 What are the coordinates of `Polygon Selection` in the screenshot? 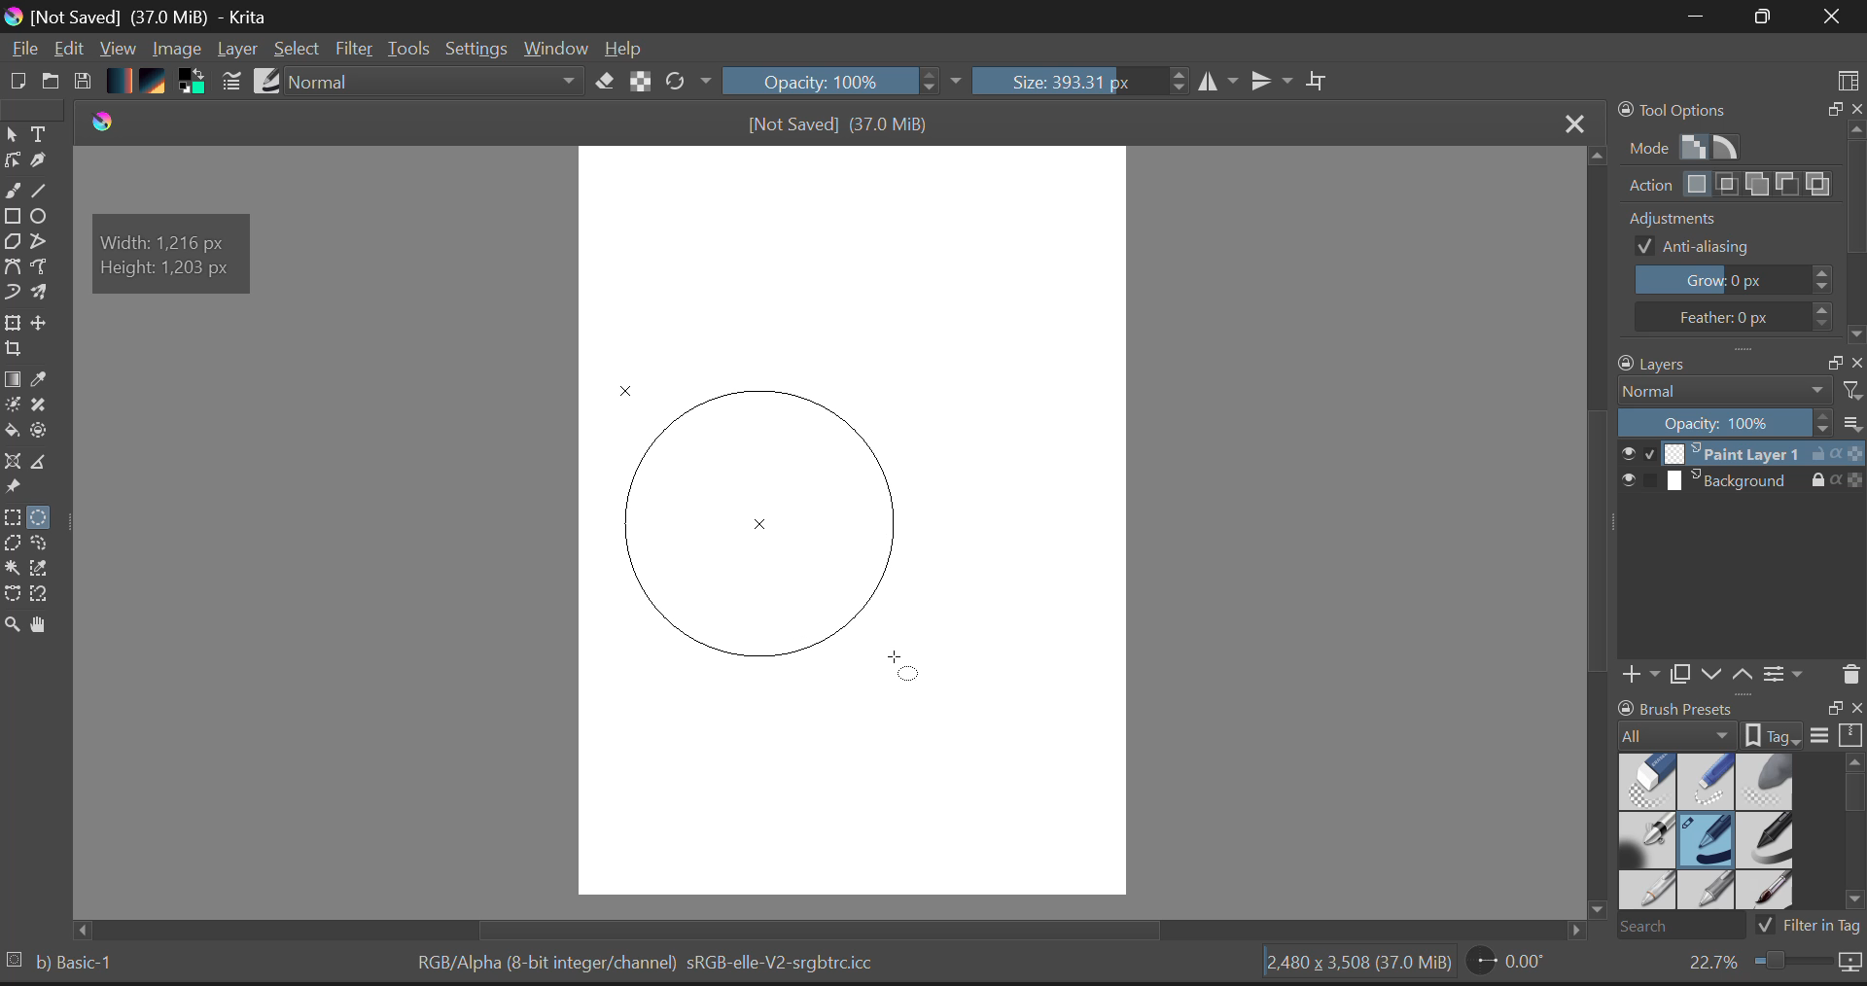 It's located at (16, 546).